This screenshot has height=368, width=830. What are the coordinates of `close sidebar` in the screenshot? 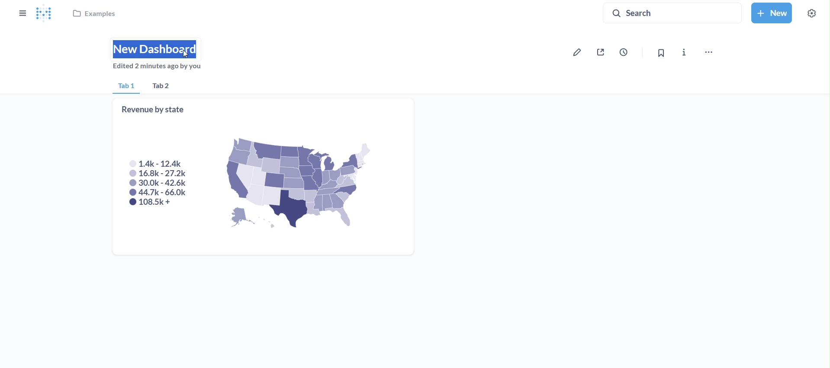 It's located at (22, 13).